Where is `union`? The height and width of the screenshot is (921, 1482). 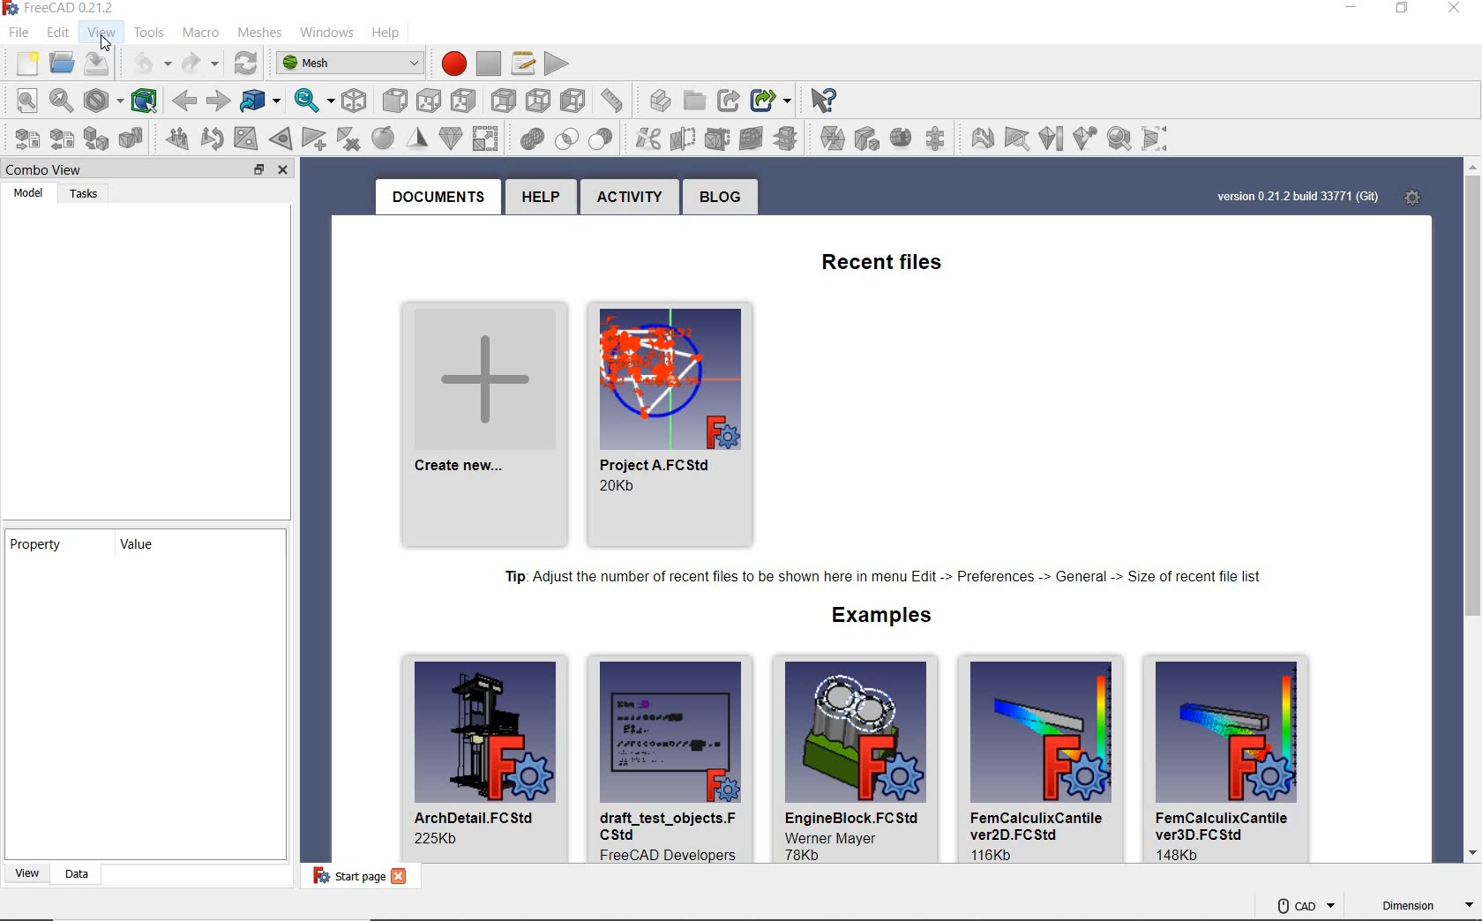 union is located at coordinates (488, 138).